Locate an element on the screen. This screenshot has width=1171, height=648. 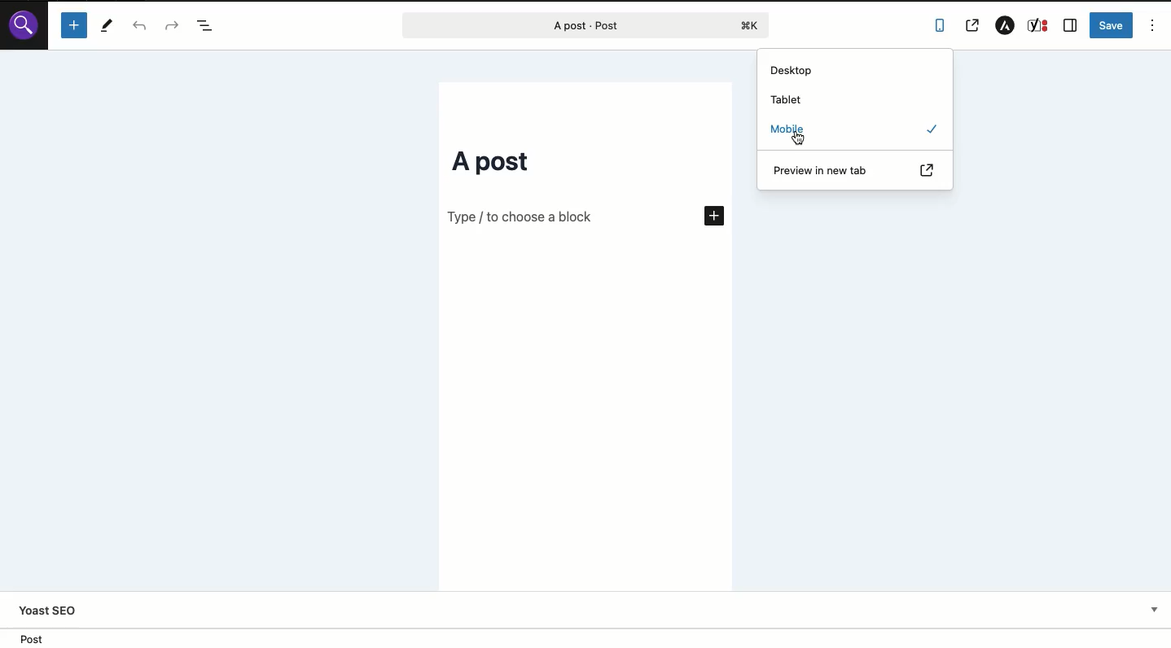
Yoast is located at coordinates (1038, 27).